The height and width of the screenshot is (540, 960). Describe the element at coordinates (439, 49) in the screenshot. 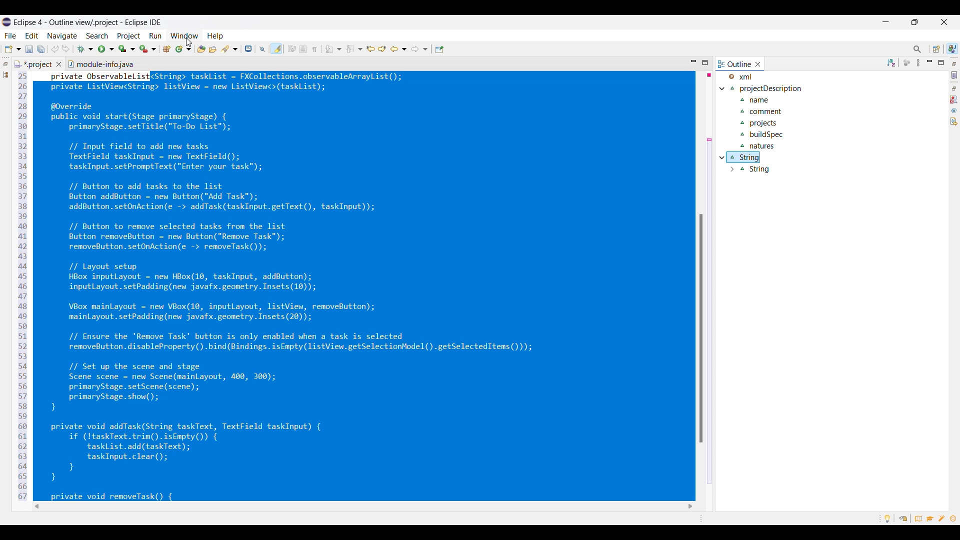

I see `Pin editor` at that location.